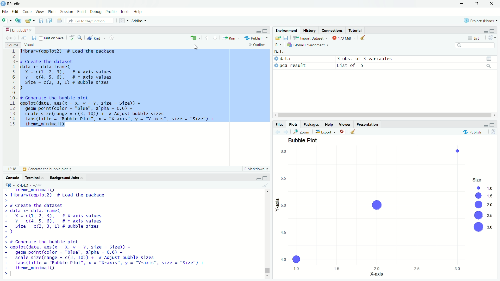  Describe the element at coordinates (492, 4) in the screenshot. I see `close` at that location.